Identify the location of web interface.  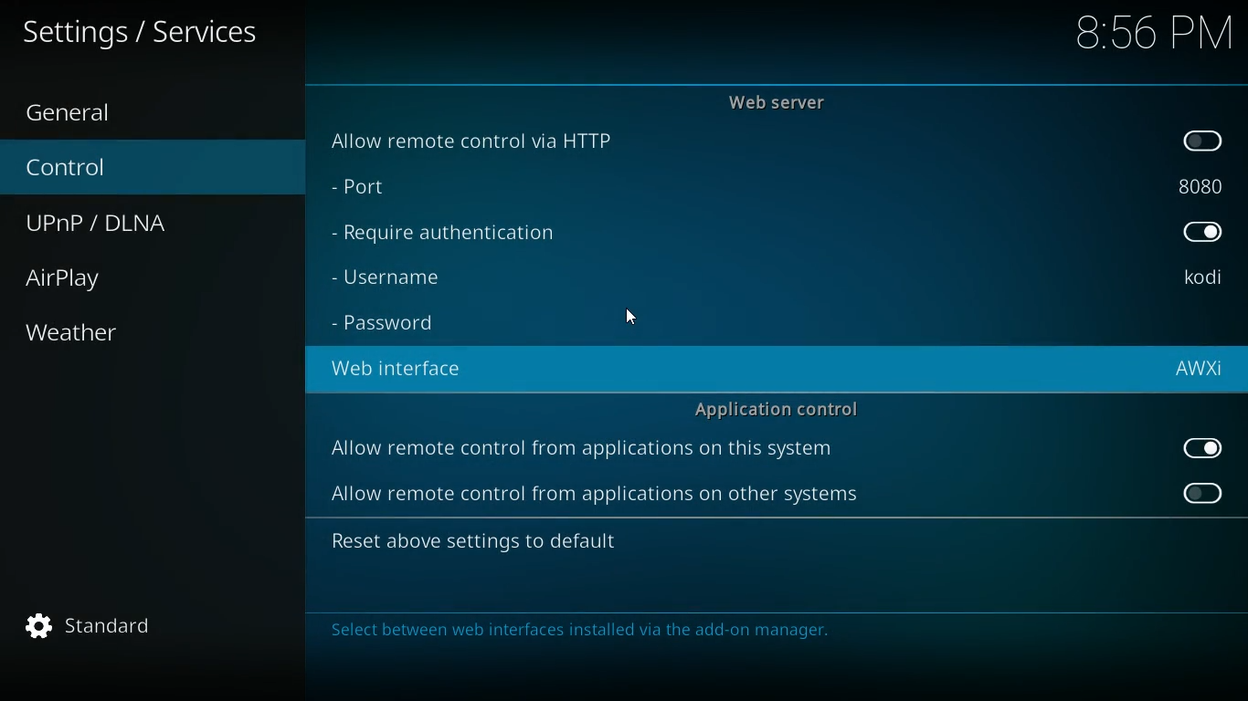
(1198, 371).